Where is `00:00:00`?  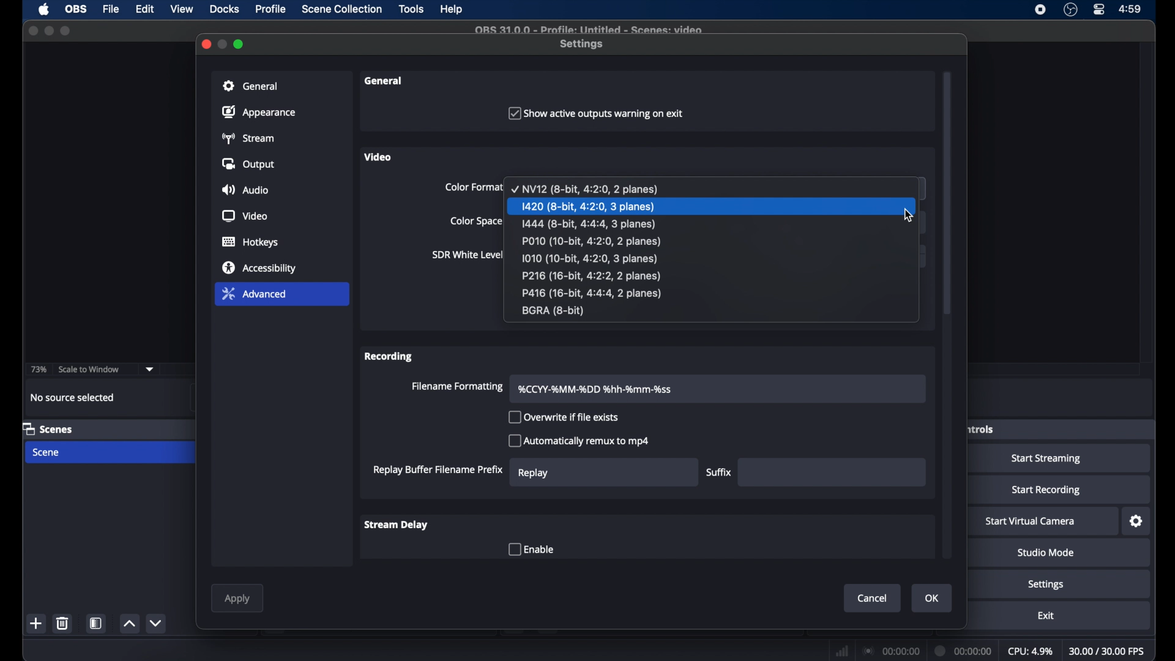
00:00:00 is located at coordinates (964, 651).